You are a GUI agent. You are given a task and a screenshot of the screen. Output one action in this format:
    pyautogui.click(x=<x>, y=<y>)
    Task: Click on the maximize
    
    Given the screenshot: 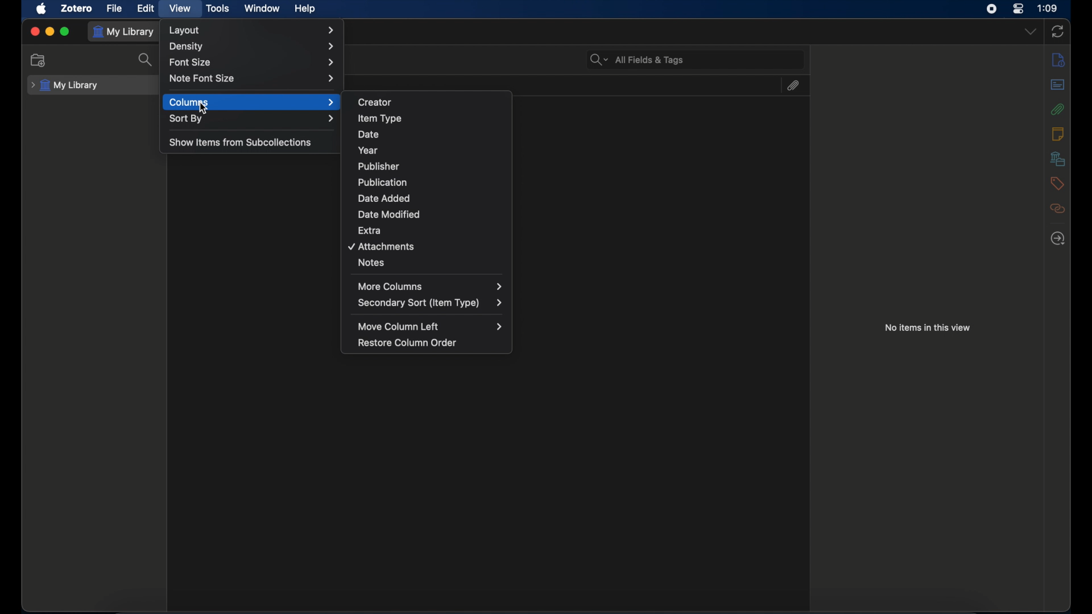 What is the action you would take?
    pyautogui.click(x=65, y=31)
    